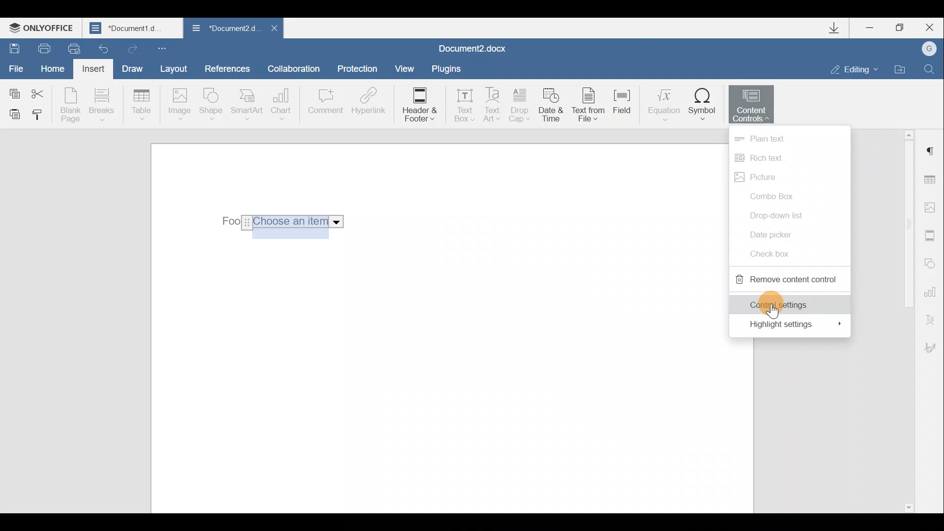  I want to click on Checkbox, so click(773, 252).